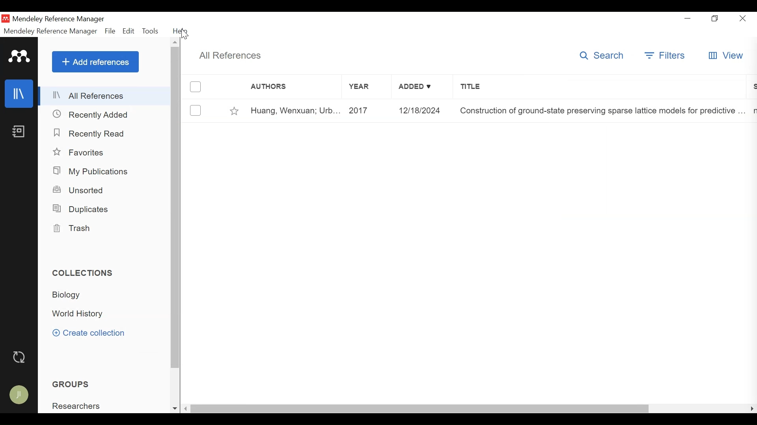 Image resolution: width=757 pixels, height=425 pixels. I want to click on Filters, so click(664, 55).